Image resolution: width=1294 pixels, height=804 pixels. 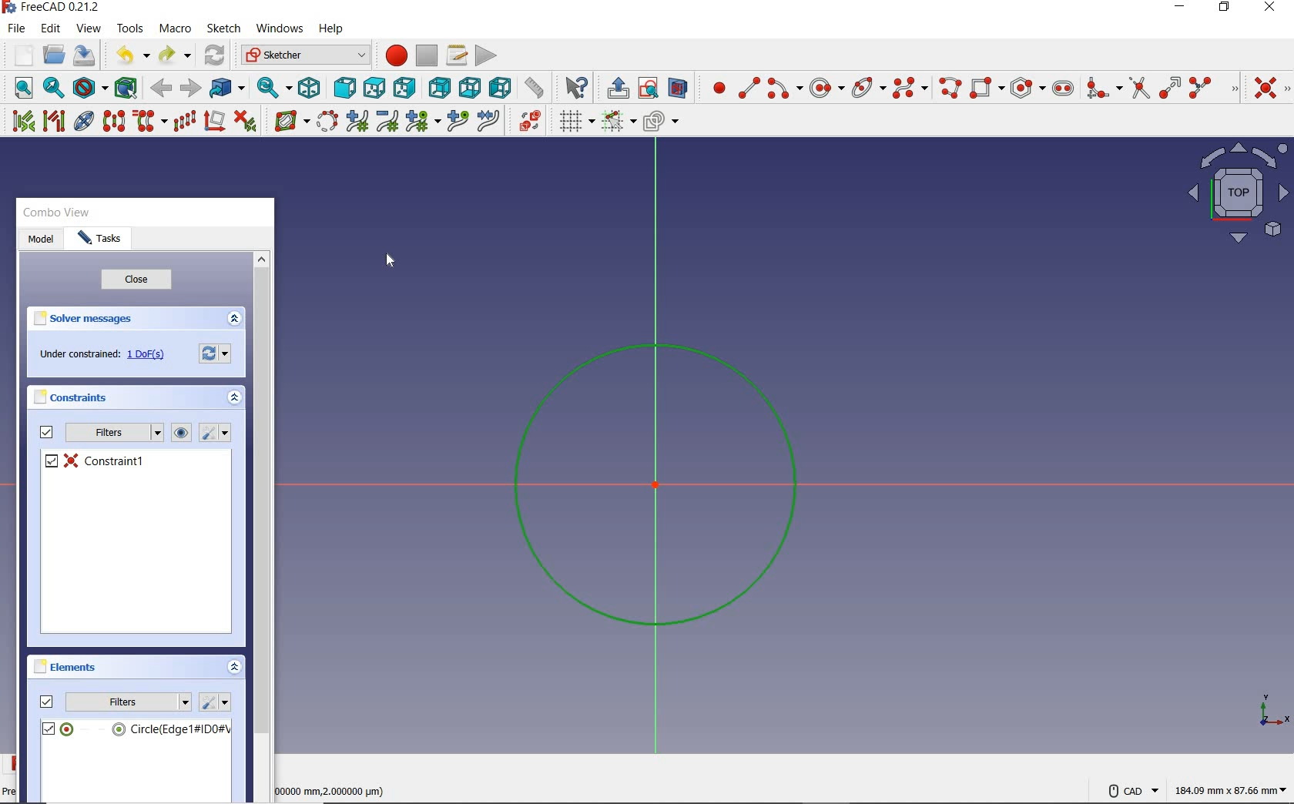 I want to click on new, so click(x=19, y=54).